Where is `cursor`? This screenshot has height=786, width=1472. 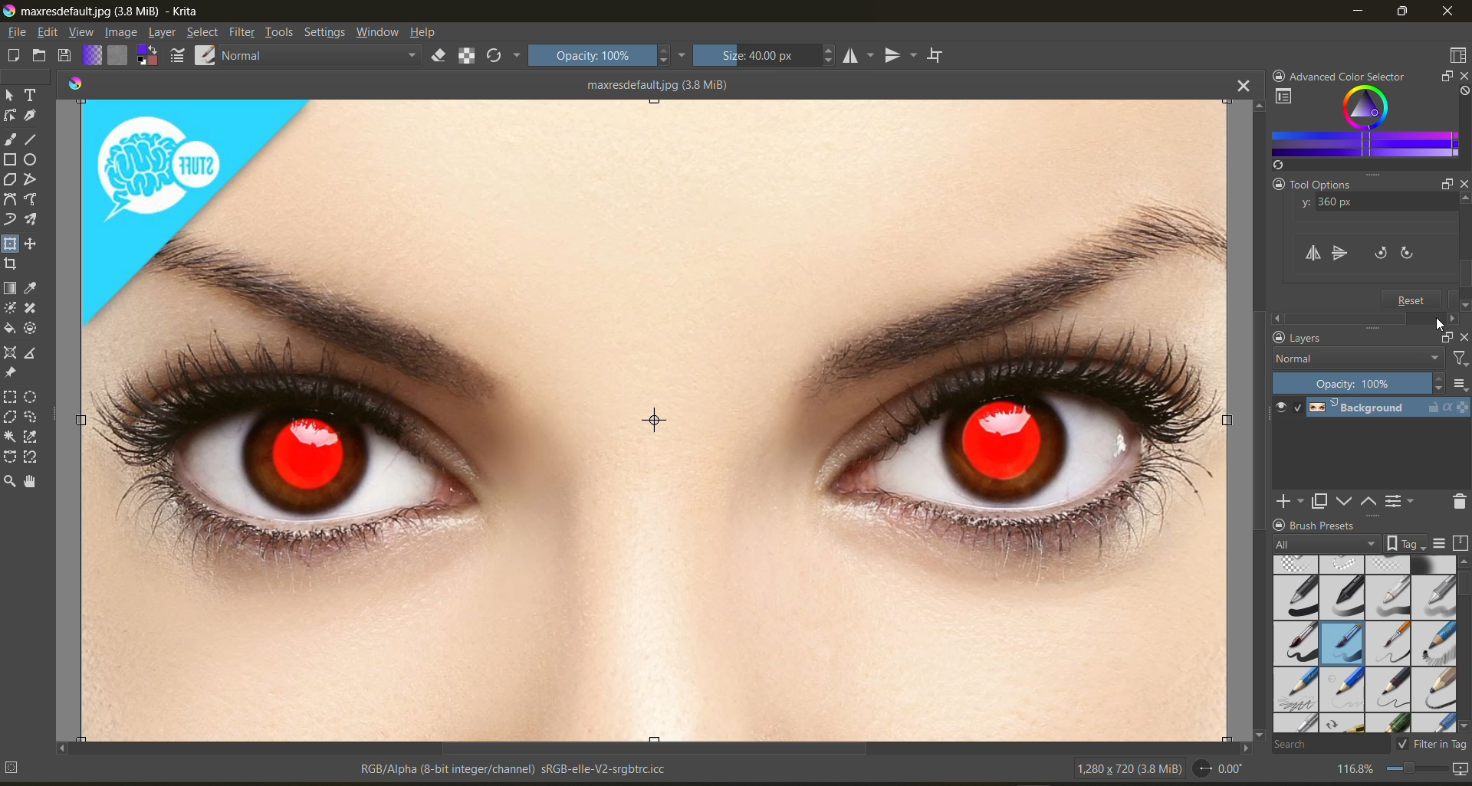 cursor is located at coordinates (1442, 325).